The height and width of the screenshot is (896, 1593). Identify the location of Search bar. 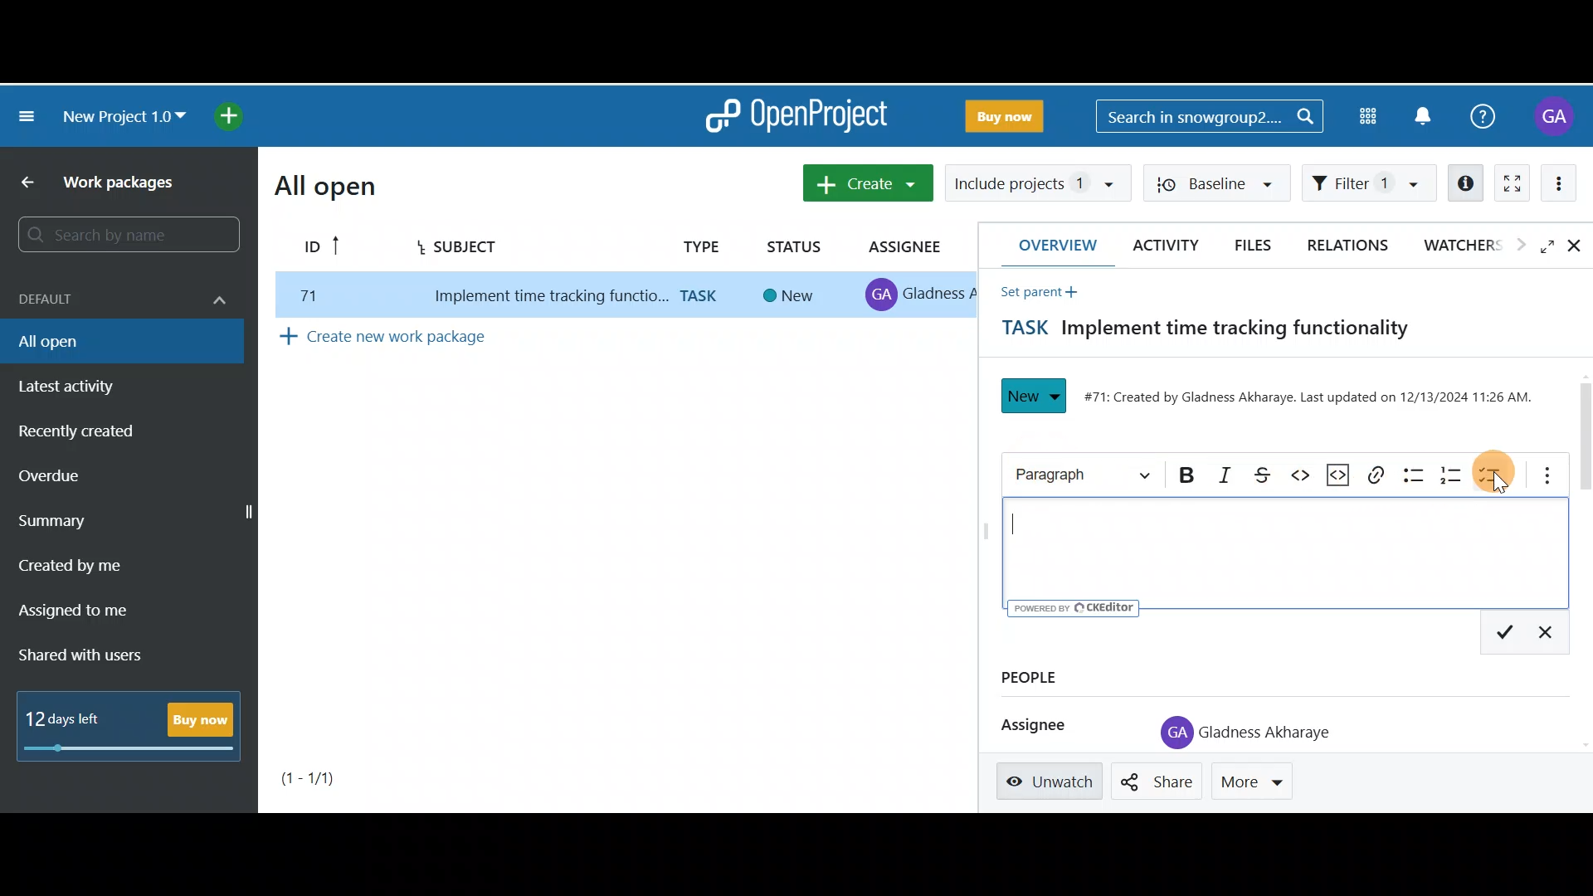
(1213, 116).